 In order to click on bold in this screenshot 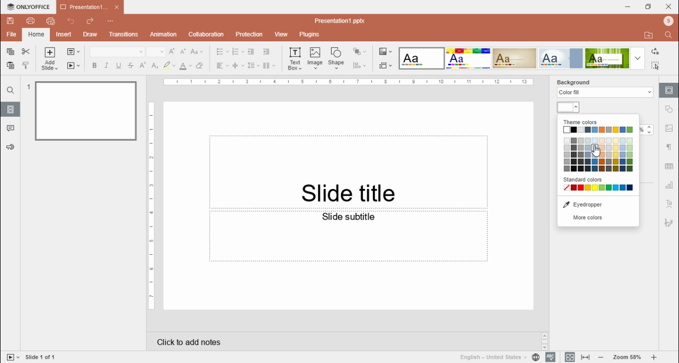, I will do `click(94, 66)`.